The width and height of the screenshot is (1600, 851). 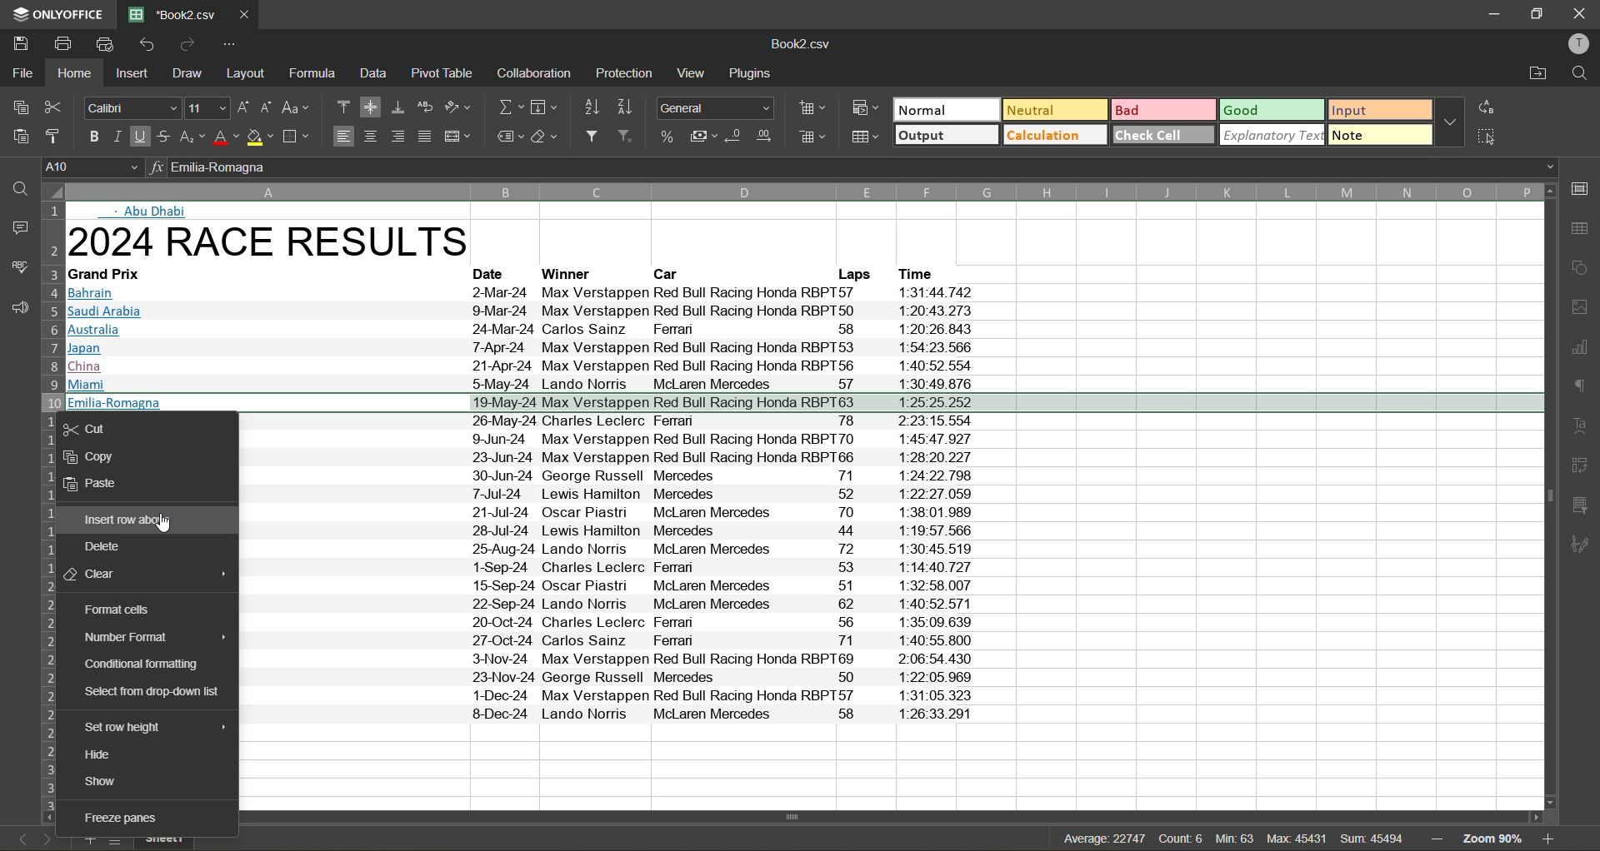 What do you see at coordinates (1584, 389) in the screenshot?
I see `paragraph` at bounding box center [1584, 389].